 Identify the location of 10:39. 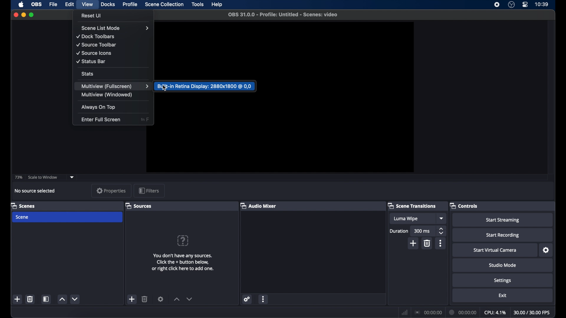
(542, 5).